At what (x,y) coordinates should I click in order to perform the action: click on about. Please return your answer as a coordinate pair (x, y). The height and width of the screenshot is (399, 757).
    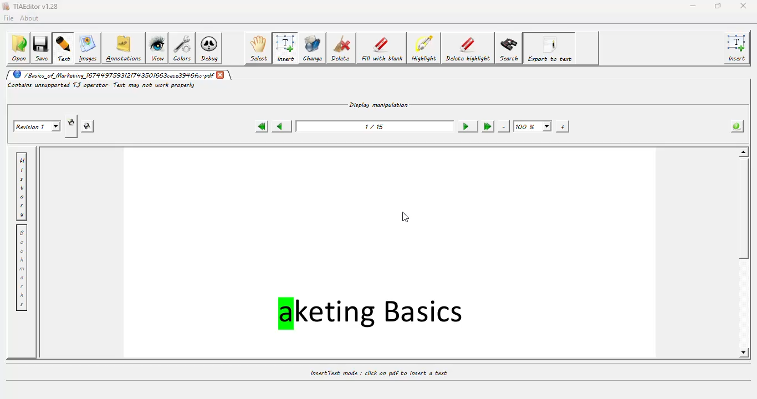
    Looking at the image, I should click on (31, 18).